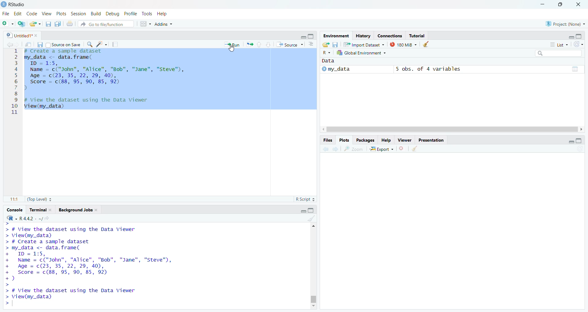 The height and width of the screenshot is (312, 588). Describe the element at coordinates (327, 61) in the screenshot. I see `Data` at that location.